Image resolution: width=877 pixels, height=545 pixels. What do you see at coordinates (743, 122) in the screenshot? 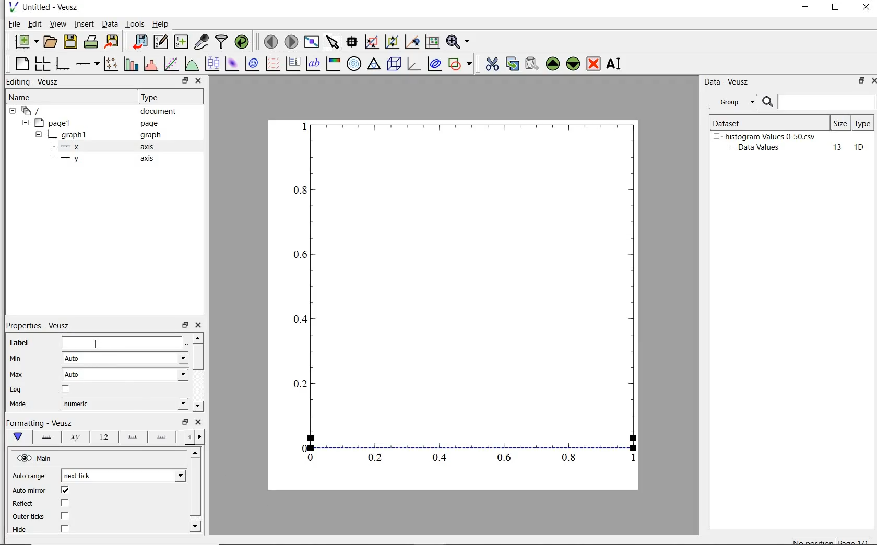
I see `Dataset` at bounding box center [743, 122].